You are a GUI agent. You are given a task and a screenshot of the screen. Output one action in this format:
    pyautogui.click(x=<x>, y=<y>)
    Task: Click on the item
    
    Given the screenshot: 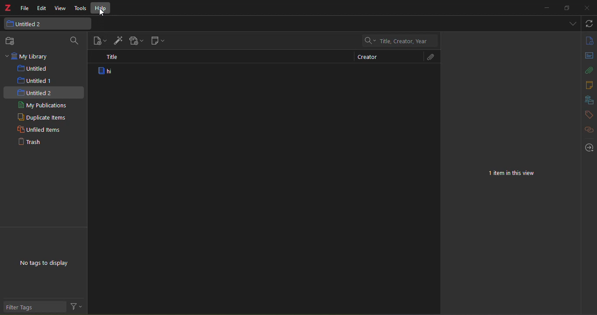 What is the action you would take?
    pyautogui.click(x=108, y=72)
    